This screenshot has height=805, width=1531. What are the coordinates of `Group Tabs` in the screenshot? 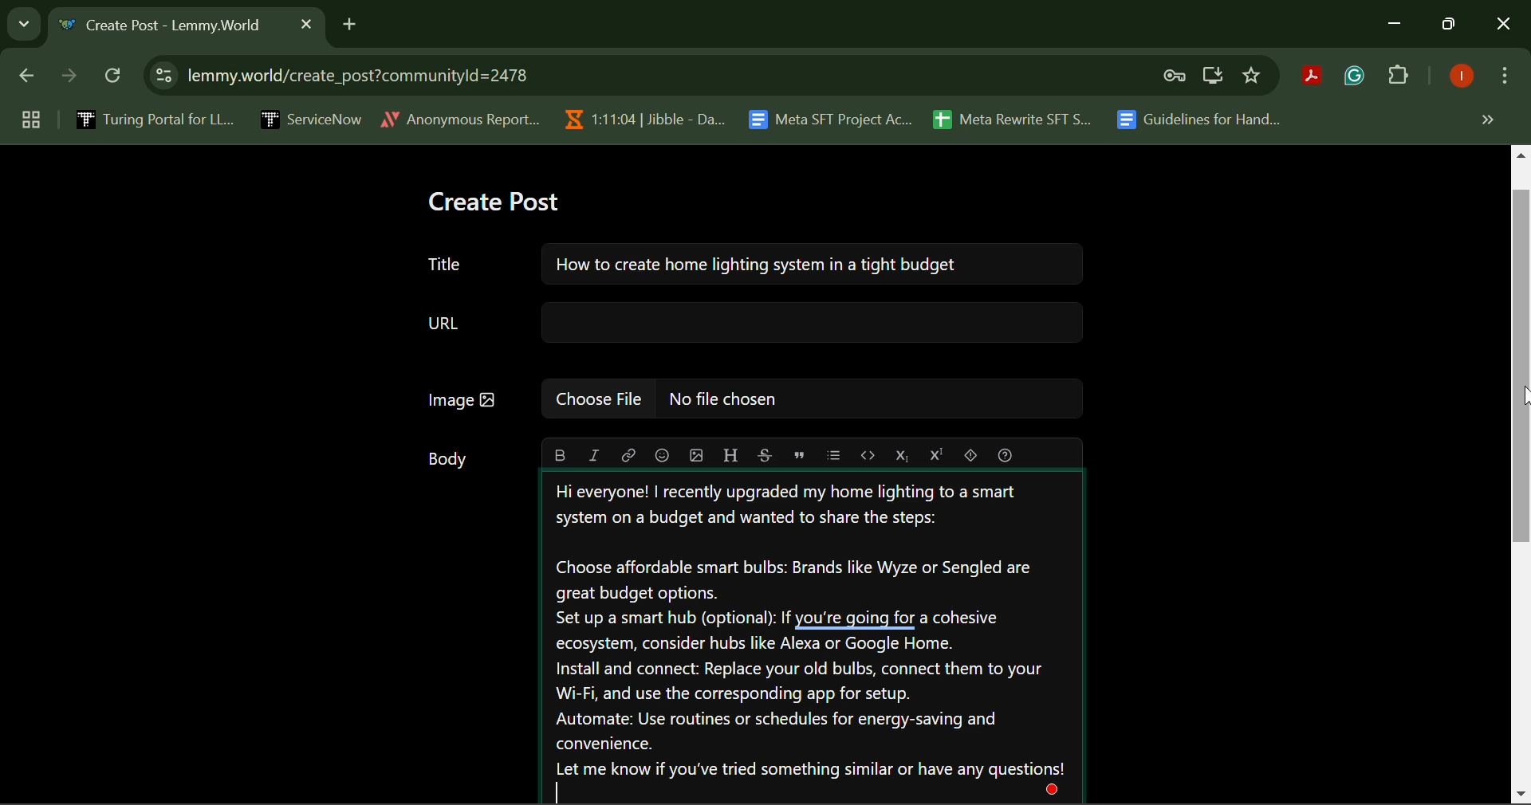 It's located at (30, 119).